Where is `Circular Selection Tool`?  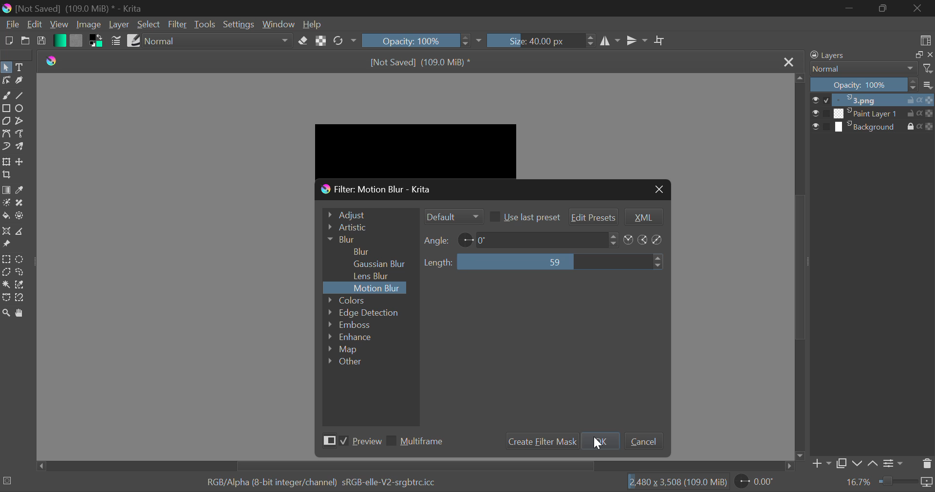 Circular Selection Tool is located at coordinates (21, 260).